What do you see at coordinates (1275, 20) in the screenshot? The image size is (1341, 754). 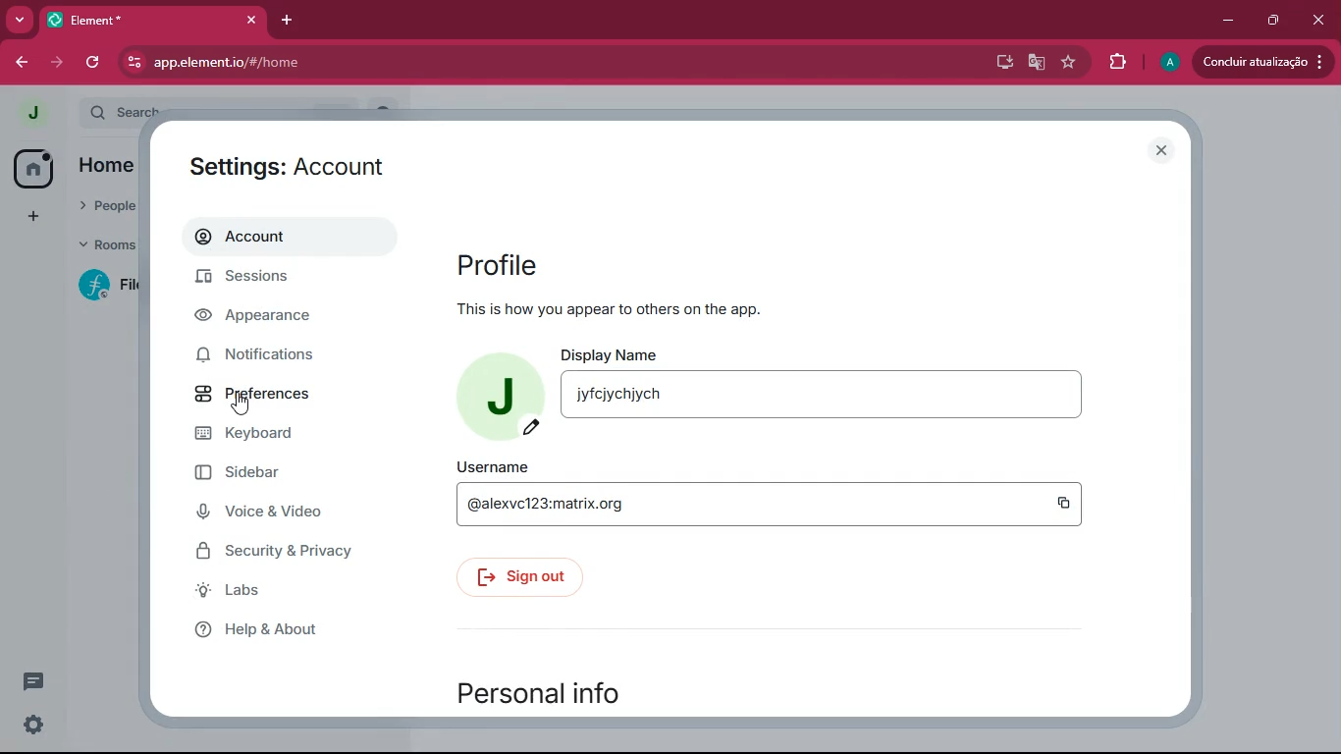 I see `restore down` at bounding box center [1275, 20].